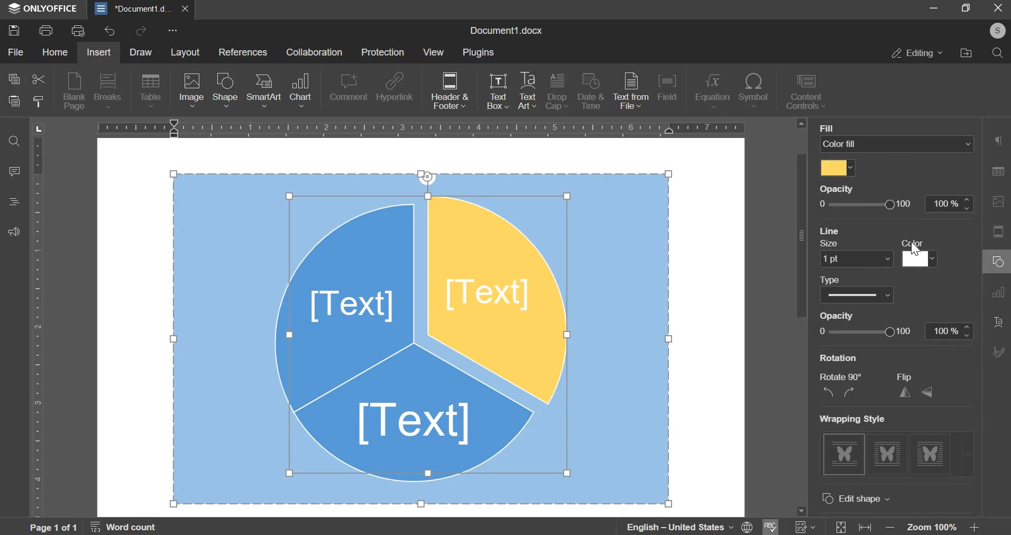 The width and height of the screenshot is (1011, 535). What do you see at coordinates (14, 104) in the screenshot?
I see `paste` at bounding box center [14, 104].